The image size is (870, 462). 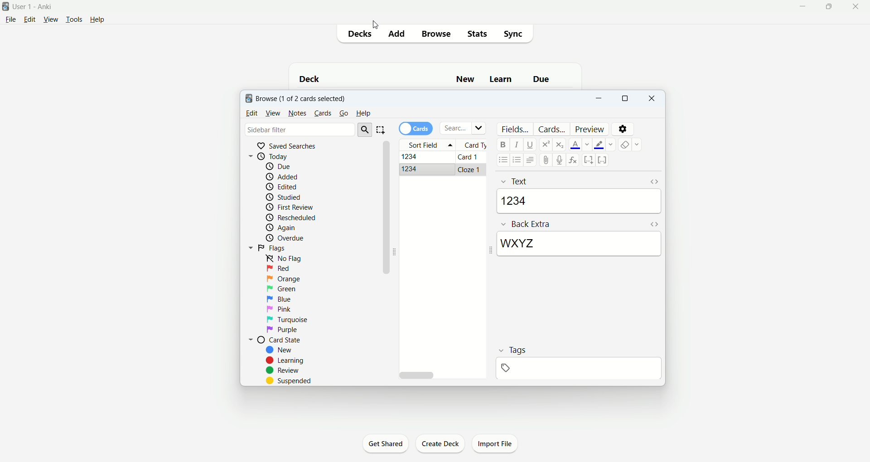 What do you see at coordinates (28, 21) in the screenshot?
I see `edit` at bounding box center [28, 21].